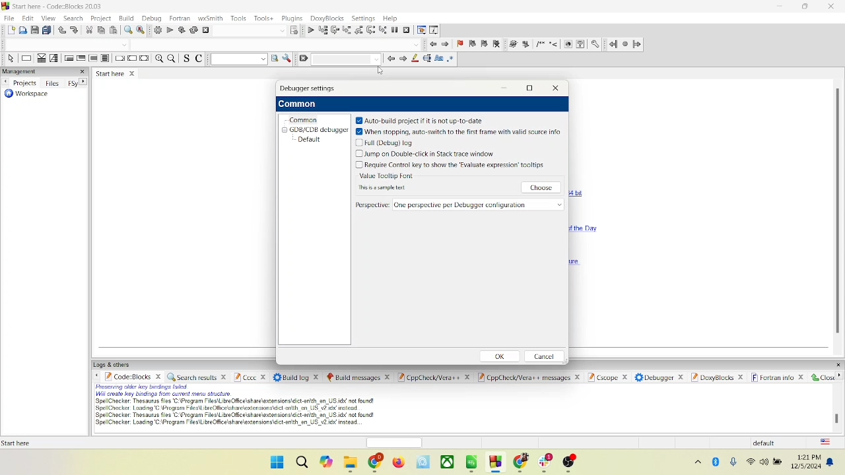 Image resolution: width=845 pixels, height=475 pixels. Describe the element at coordinates (132, 377) in the screenshot. I see `code block` at that location.